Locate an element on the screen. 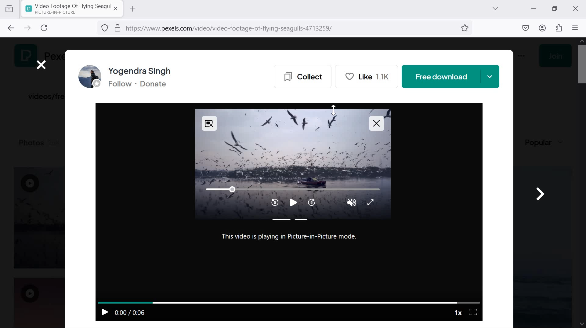 The image size is (586, 328). list all tabs is located at coordinates (495, 9).